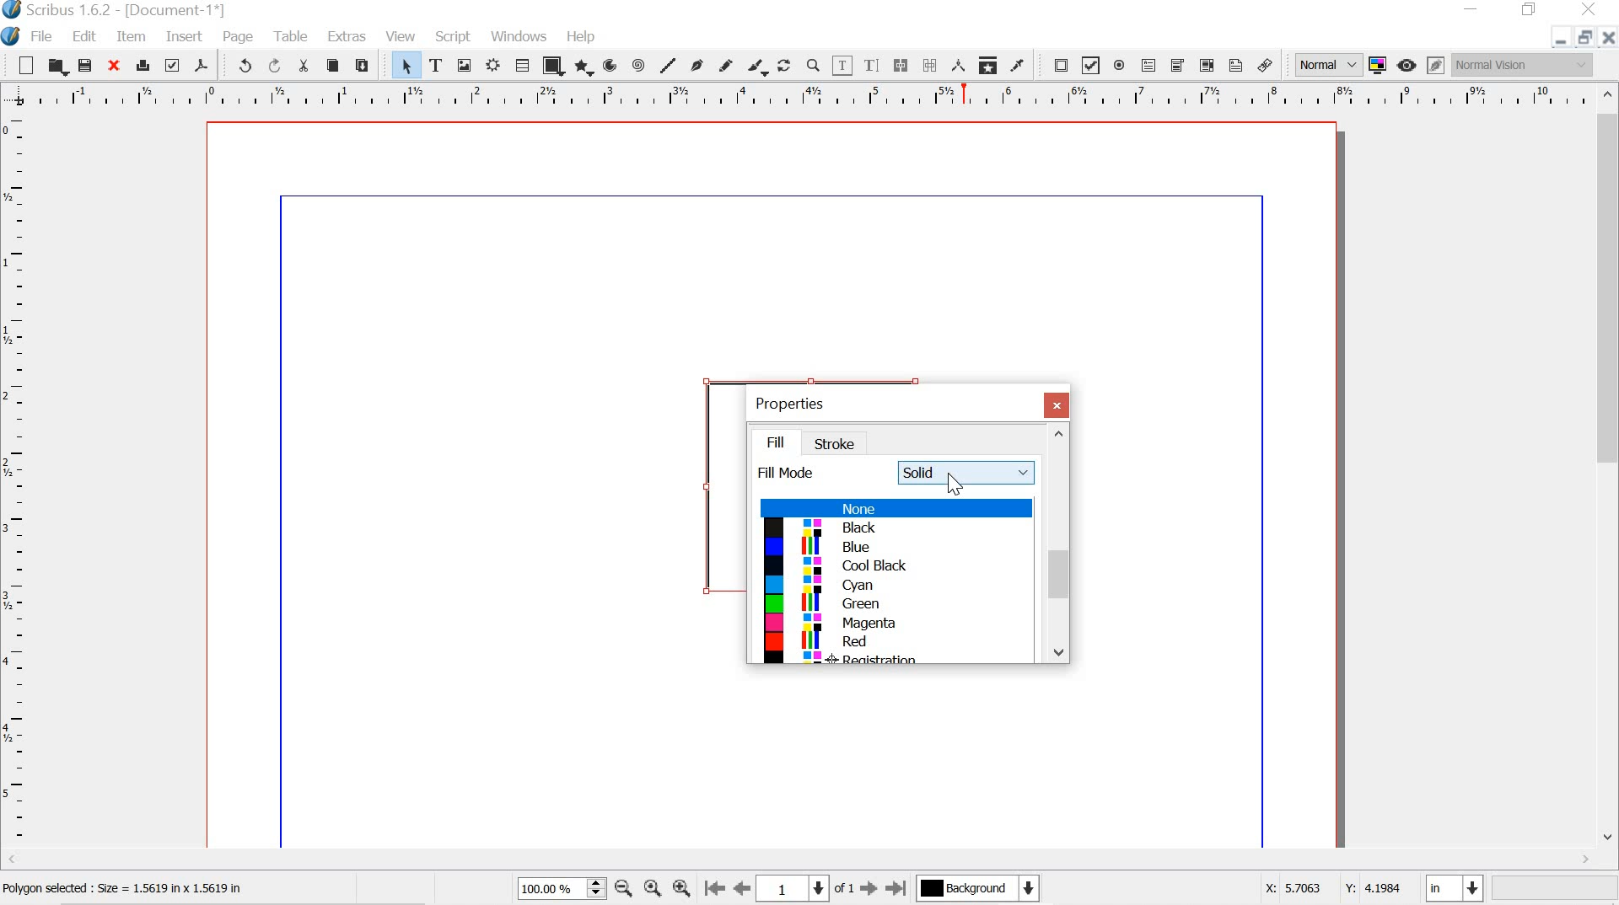 This screenshot has height=905, width=1619. I want to click on file, so click(45, 36).